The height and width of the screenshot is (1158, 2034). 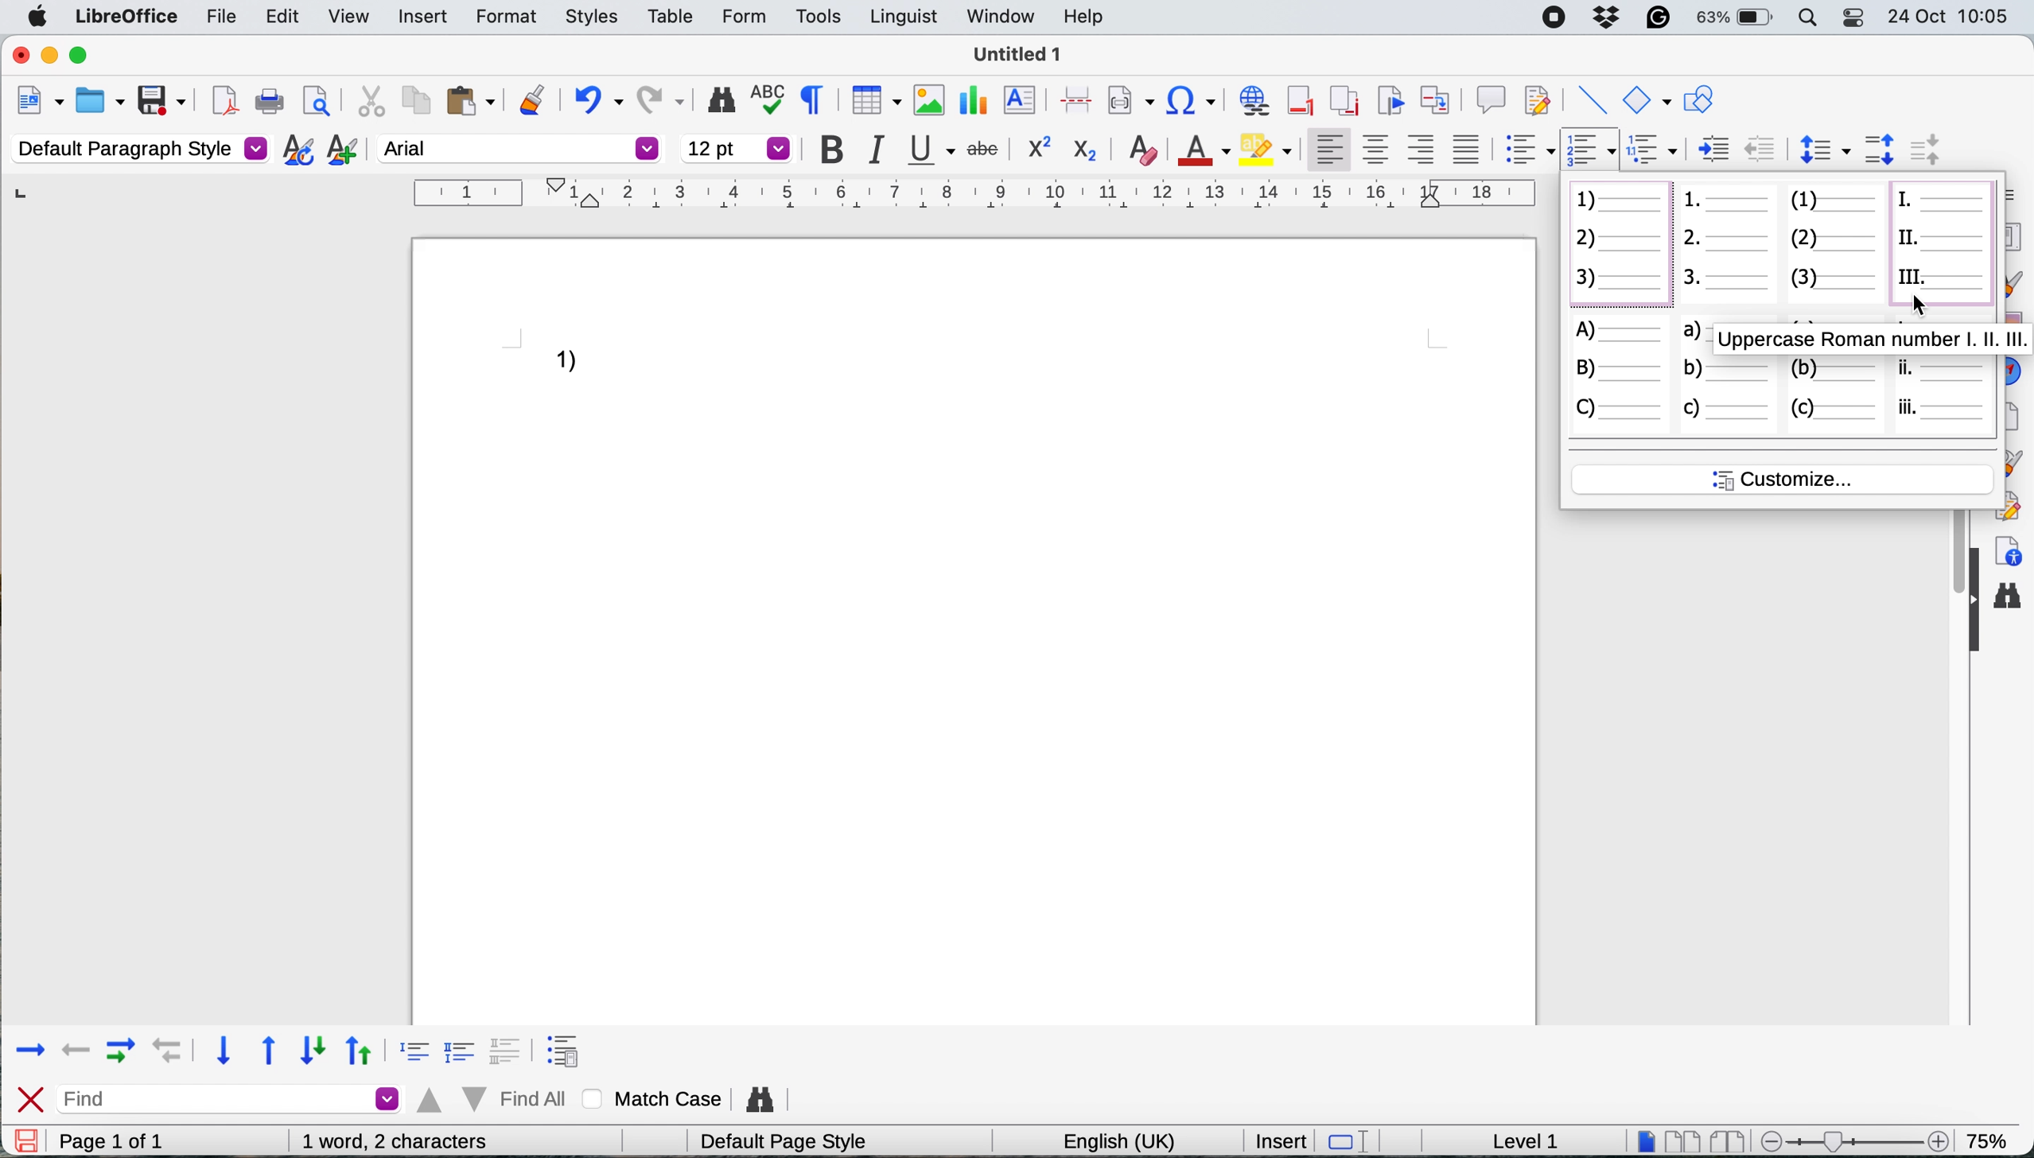 I want to click on insert special character, so click(x=1193, y=101).